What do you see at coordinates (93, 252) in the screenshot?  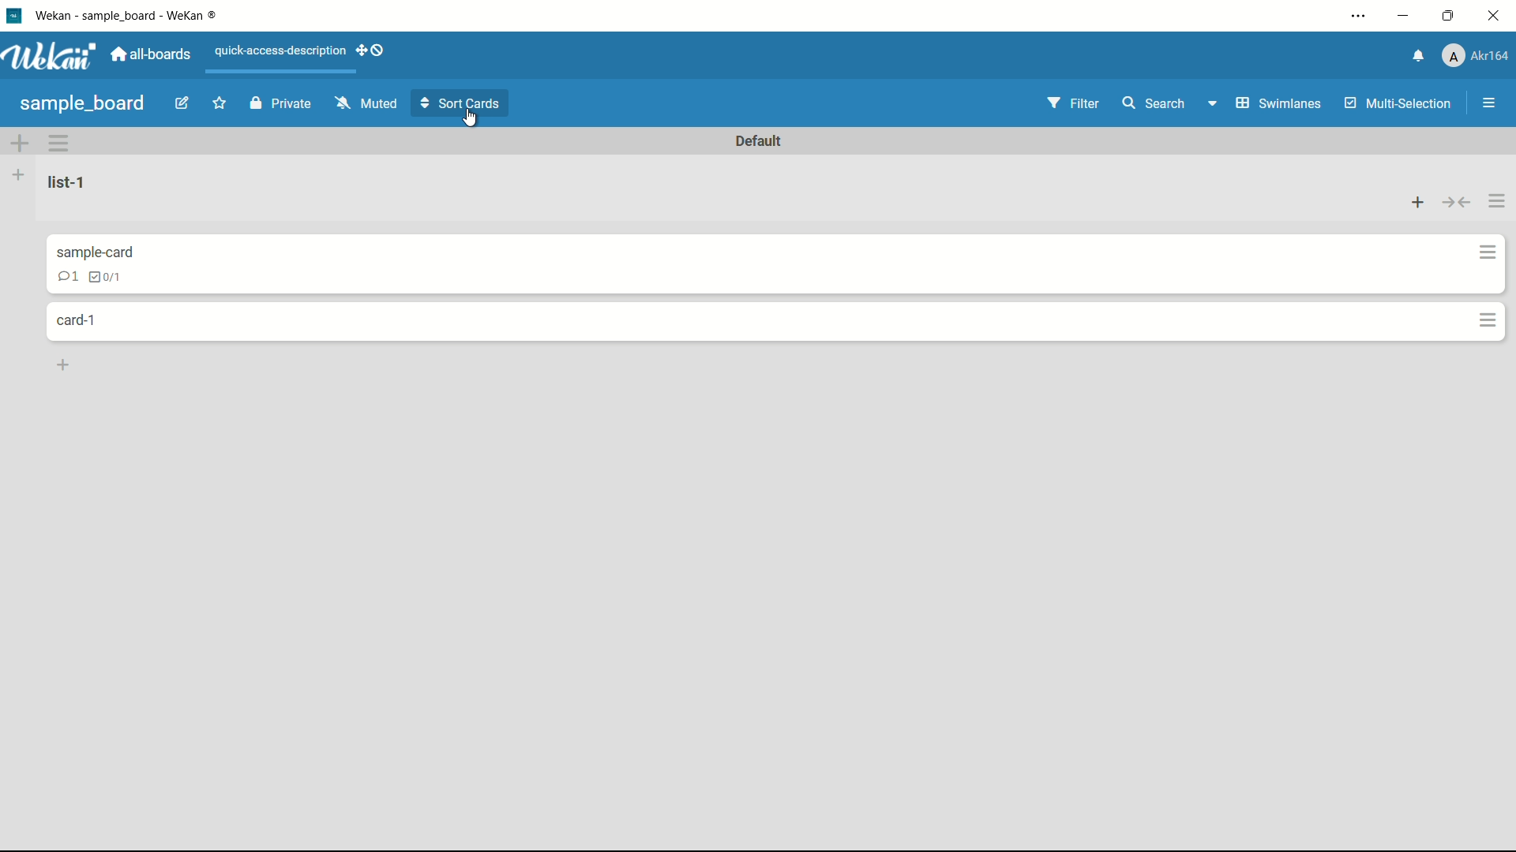 I see `card name` at bounding box center [93, 252].